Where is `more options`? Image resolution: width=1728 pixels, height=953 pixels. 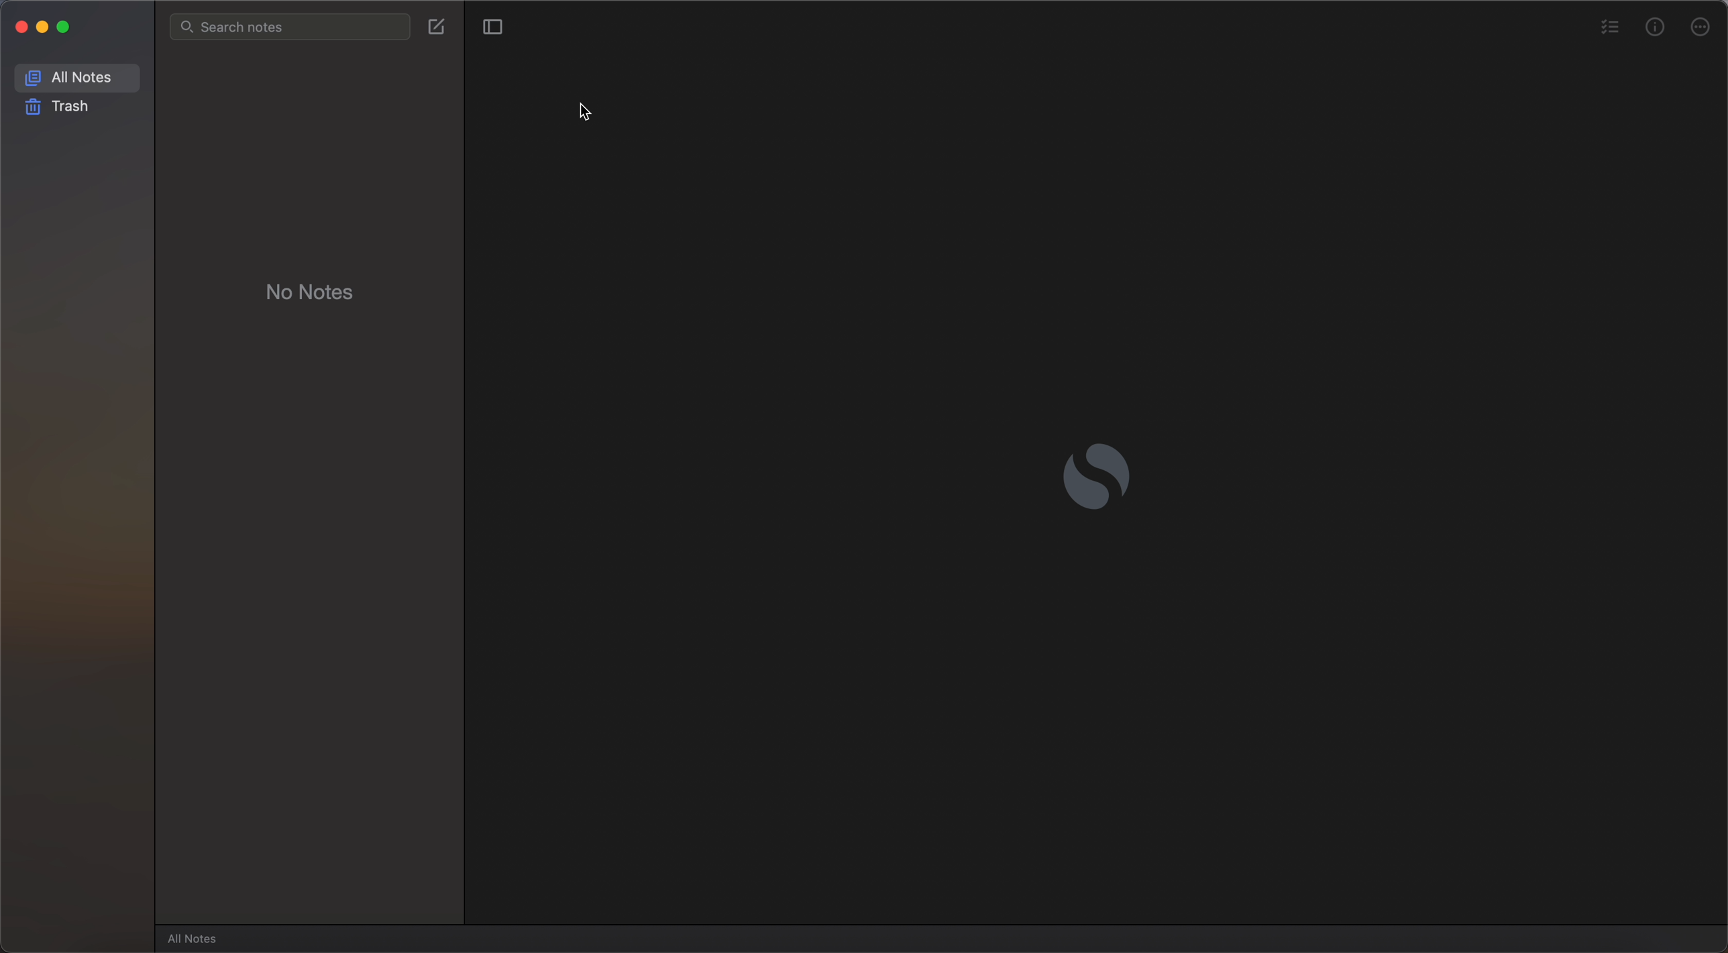
more options is located at coordinates (1703, 25).